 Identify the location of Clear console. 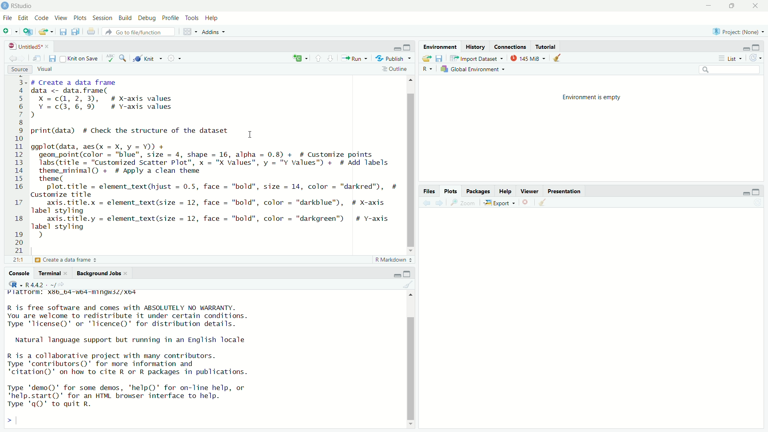
(408, 284).